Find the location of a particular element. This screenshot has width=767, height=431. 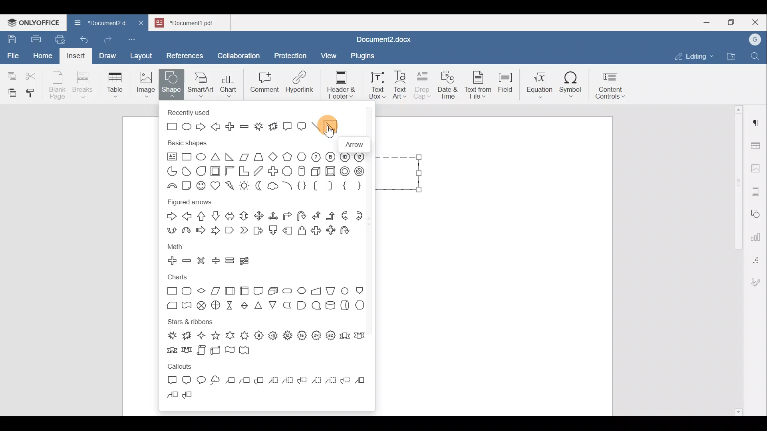

Chart settings is located at coordinates (757, 233).